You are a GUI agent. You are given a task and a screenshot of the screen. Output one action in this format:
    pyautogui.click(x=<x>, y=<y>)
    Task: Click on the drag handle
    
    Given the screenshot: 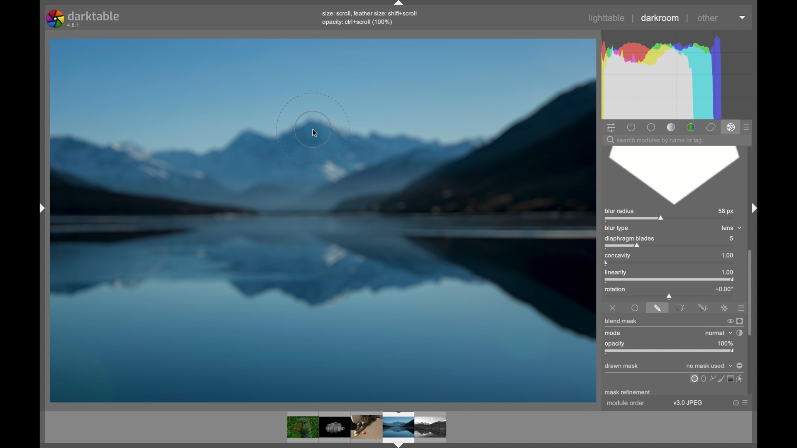 What is the action you would take?
    pyautogui.click(x=751, y=207)
    